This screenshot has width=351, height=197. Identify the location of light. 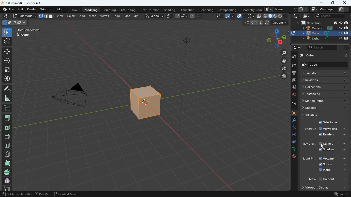
(193, 68).